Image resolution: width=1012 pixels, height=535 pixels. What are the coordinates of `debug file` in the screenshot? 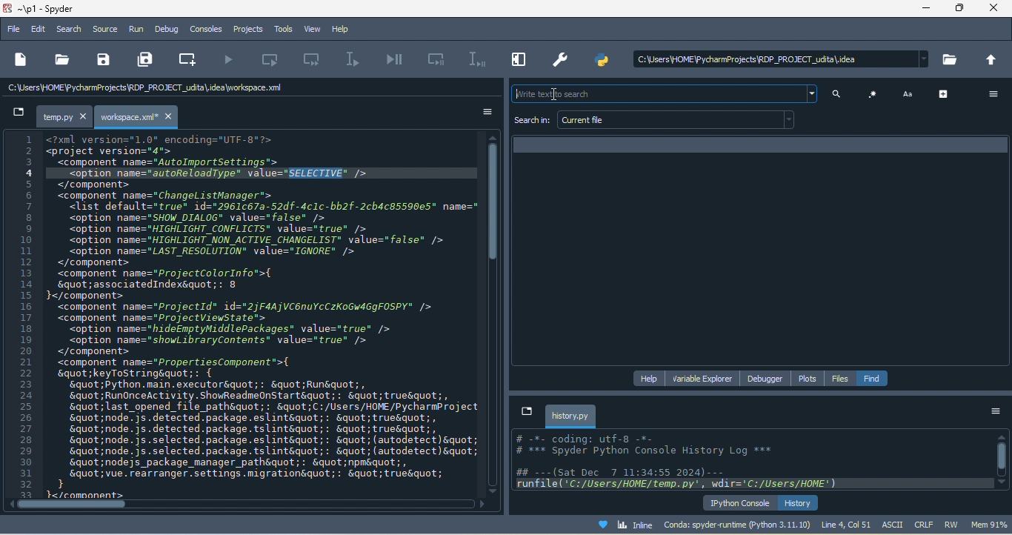 It's located at (396, 60).